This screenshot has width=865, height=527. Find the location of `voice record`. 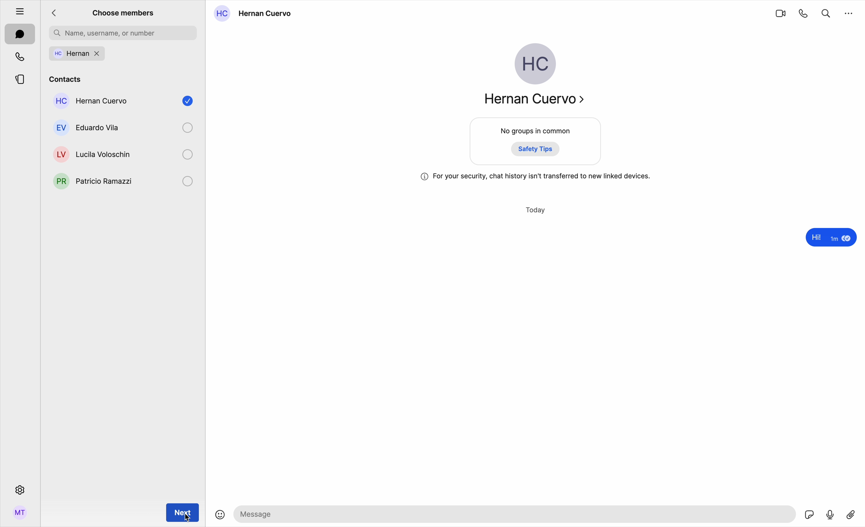

voice record is located at coordinates (830, 514).